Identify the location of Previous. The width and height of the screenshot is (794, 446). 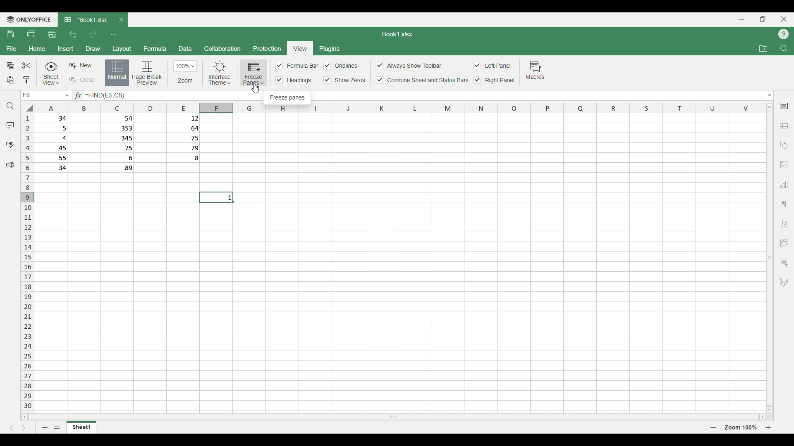
(12, 428).